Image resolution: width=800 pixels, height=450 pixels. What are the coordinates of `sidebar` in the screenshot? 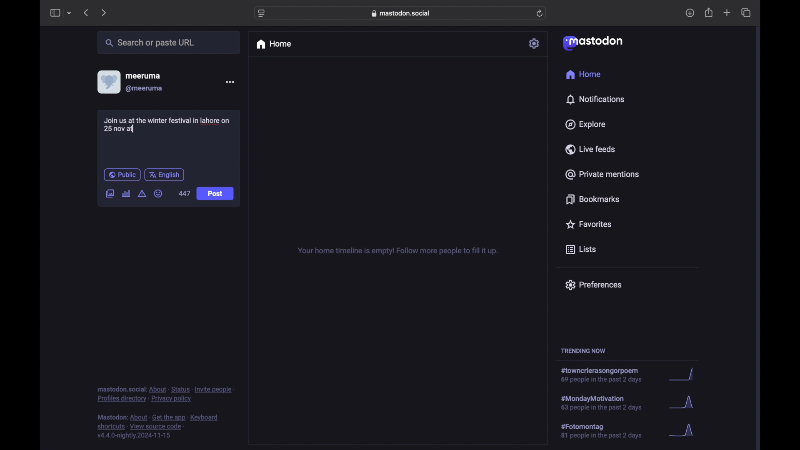 It's located at (55, 12).